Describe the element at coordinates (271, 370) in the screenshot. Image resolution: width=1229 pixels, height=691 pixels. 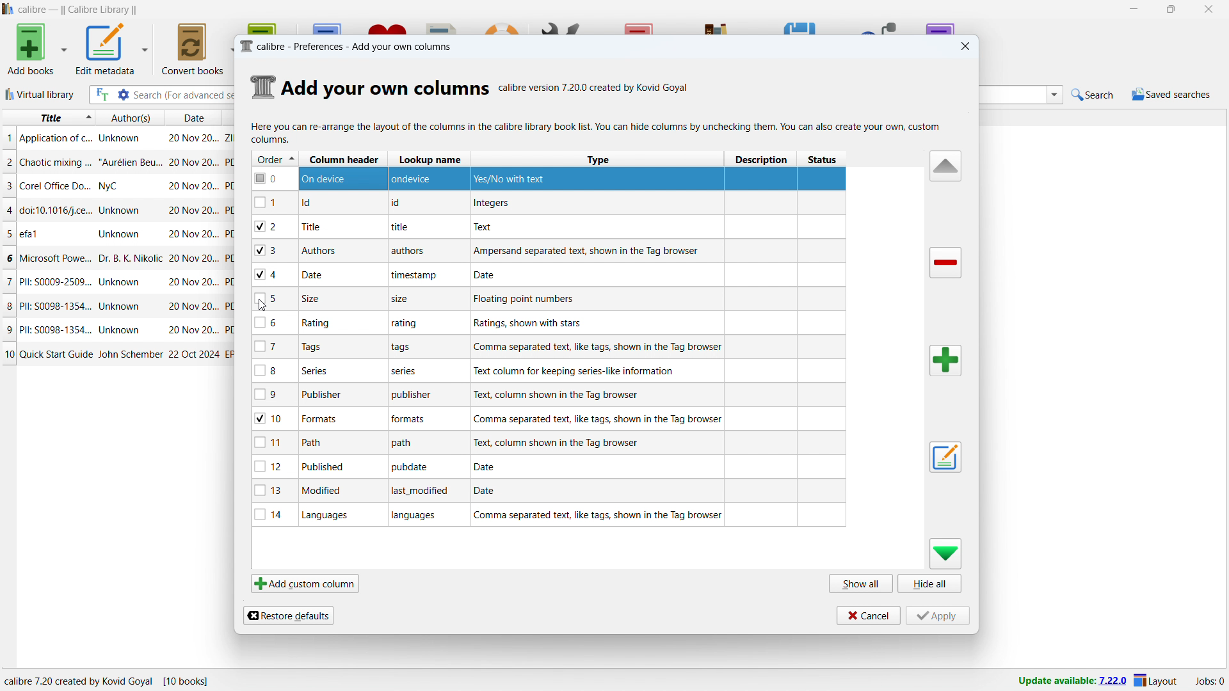
I see `8` at that location.